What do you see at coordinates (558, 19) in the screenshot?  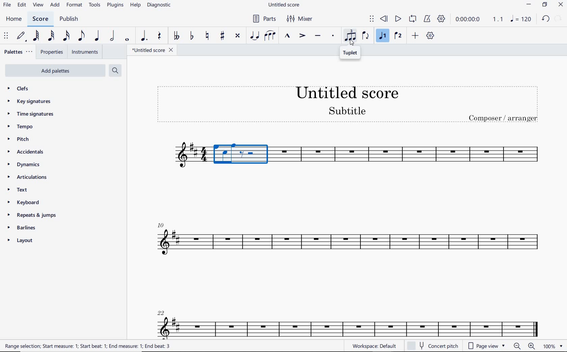 I see `REDO` at bounding box center [558, 19].